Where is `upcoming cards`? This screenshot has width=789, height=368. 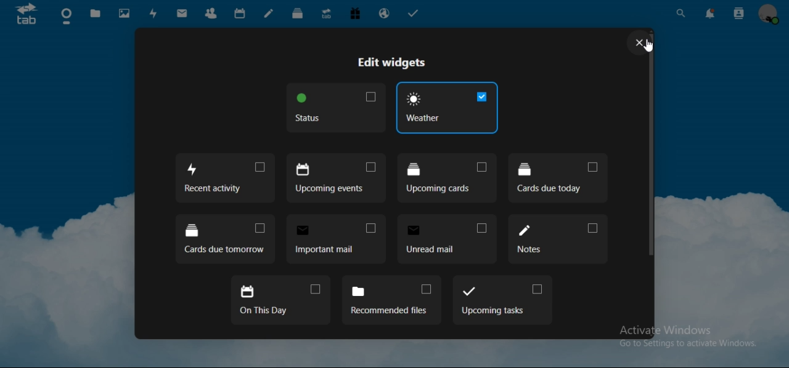 upcoming cards is located at coordinates (447, 177).